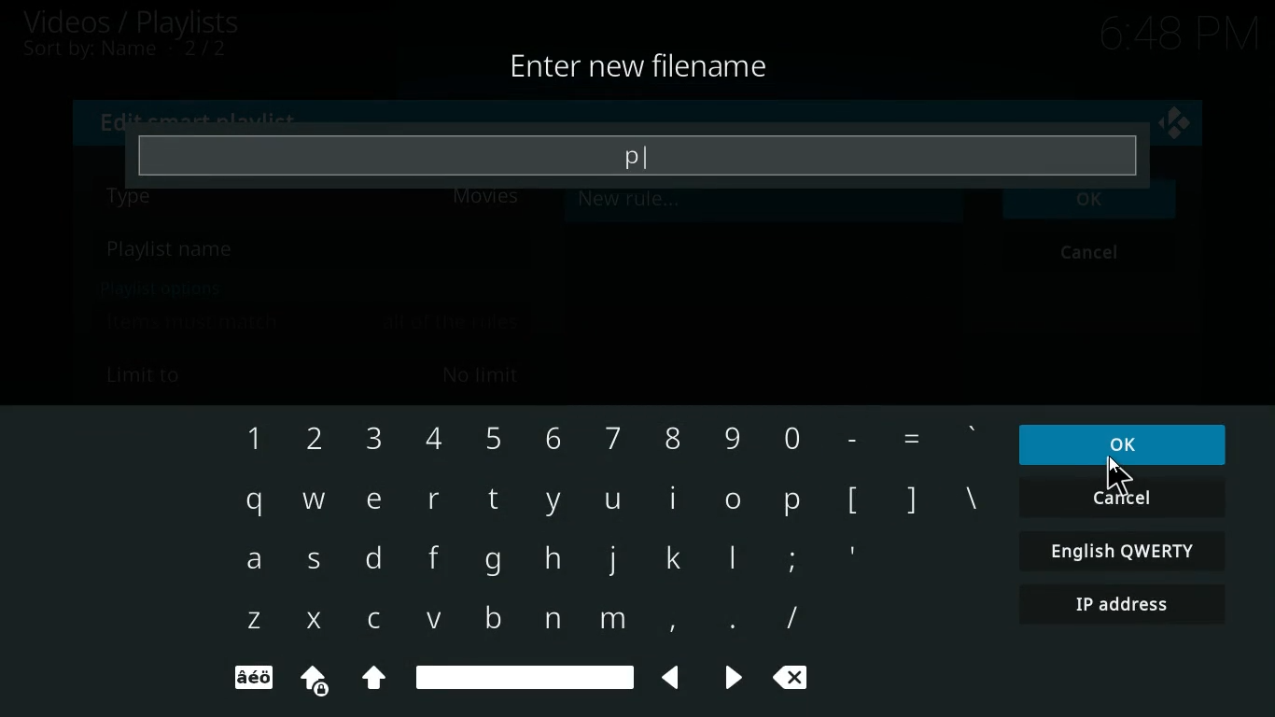  I want to click on t, so click(492, 499).